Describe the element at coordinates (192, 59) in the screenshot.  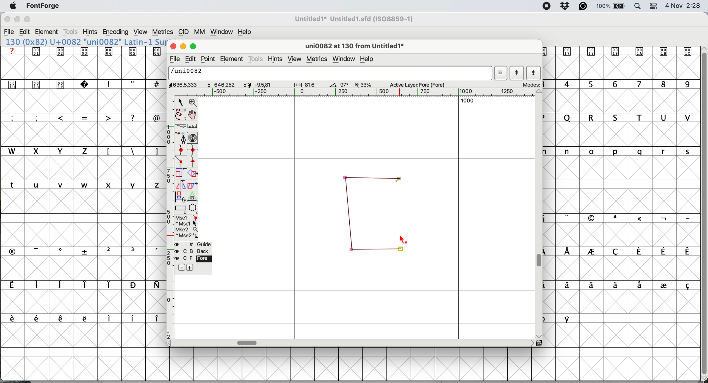
I see `edit` at that location.